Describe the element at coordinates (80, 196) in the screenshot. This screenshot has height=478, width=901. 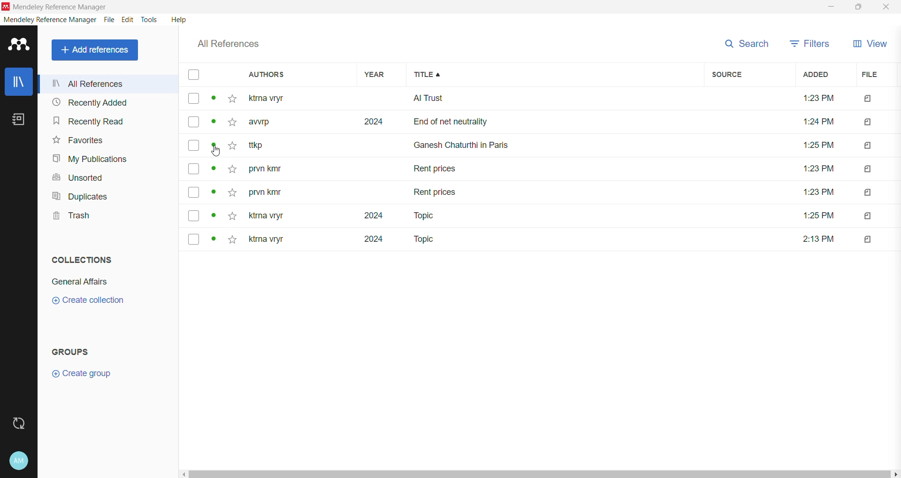
I see `Duplicates` at that location.